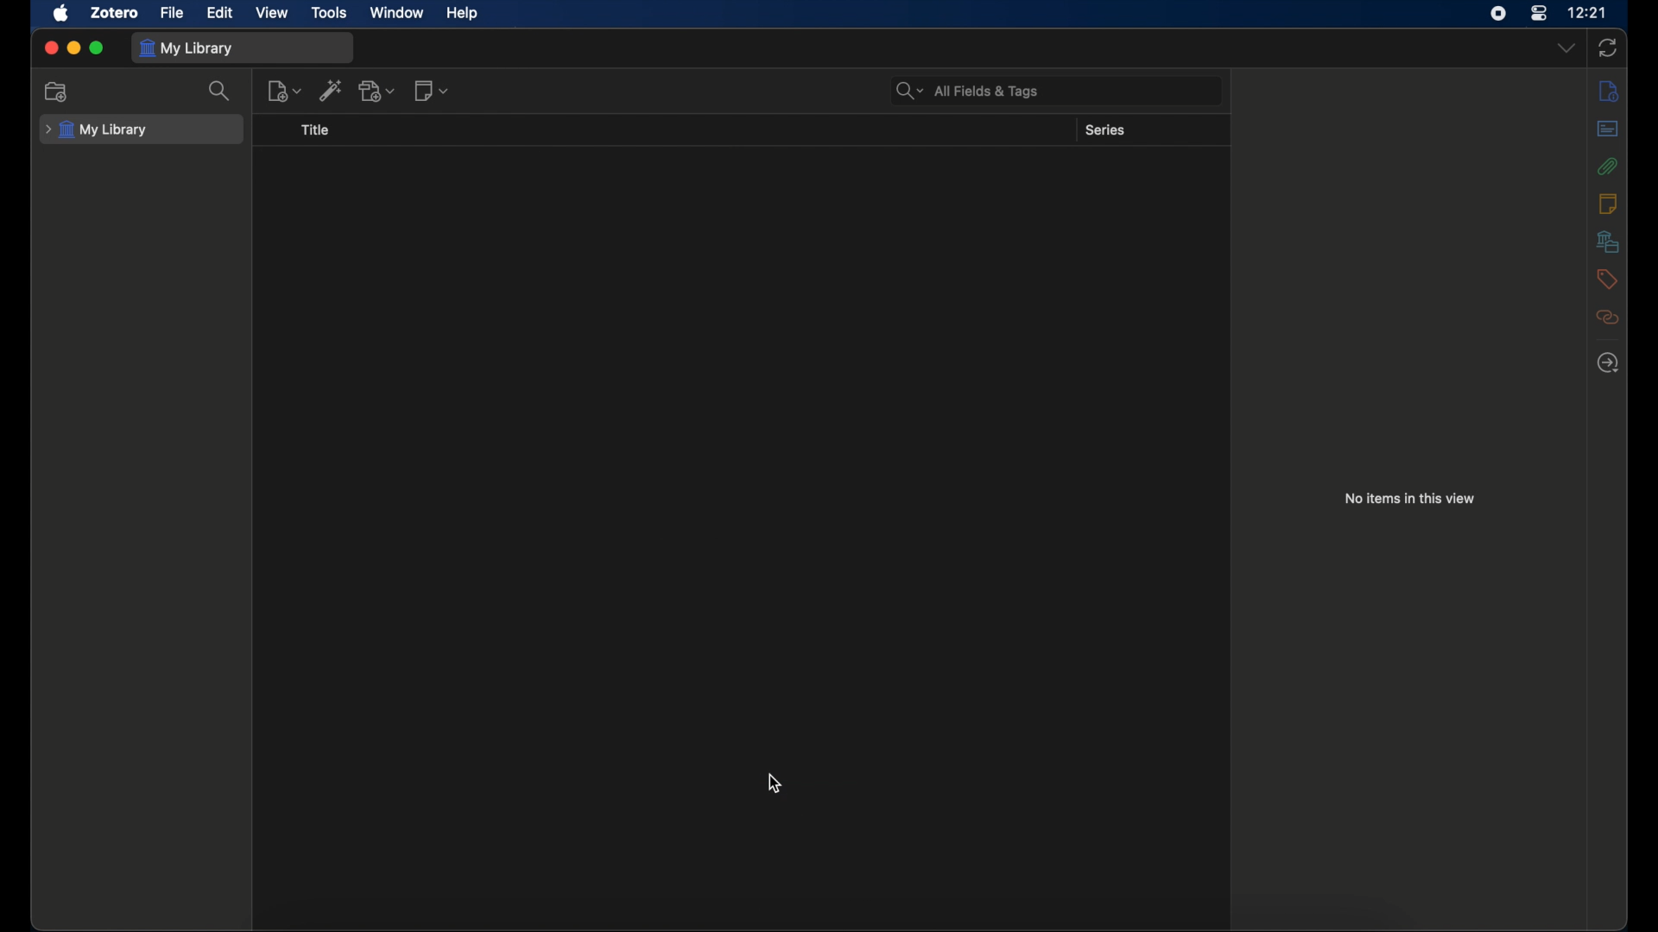  What do you see at coordinates (187, 48) in the screenshot?
I see `my library` at bounding box center [187, 48].